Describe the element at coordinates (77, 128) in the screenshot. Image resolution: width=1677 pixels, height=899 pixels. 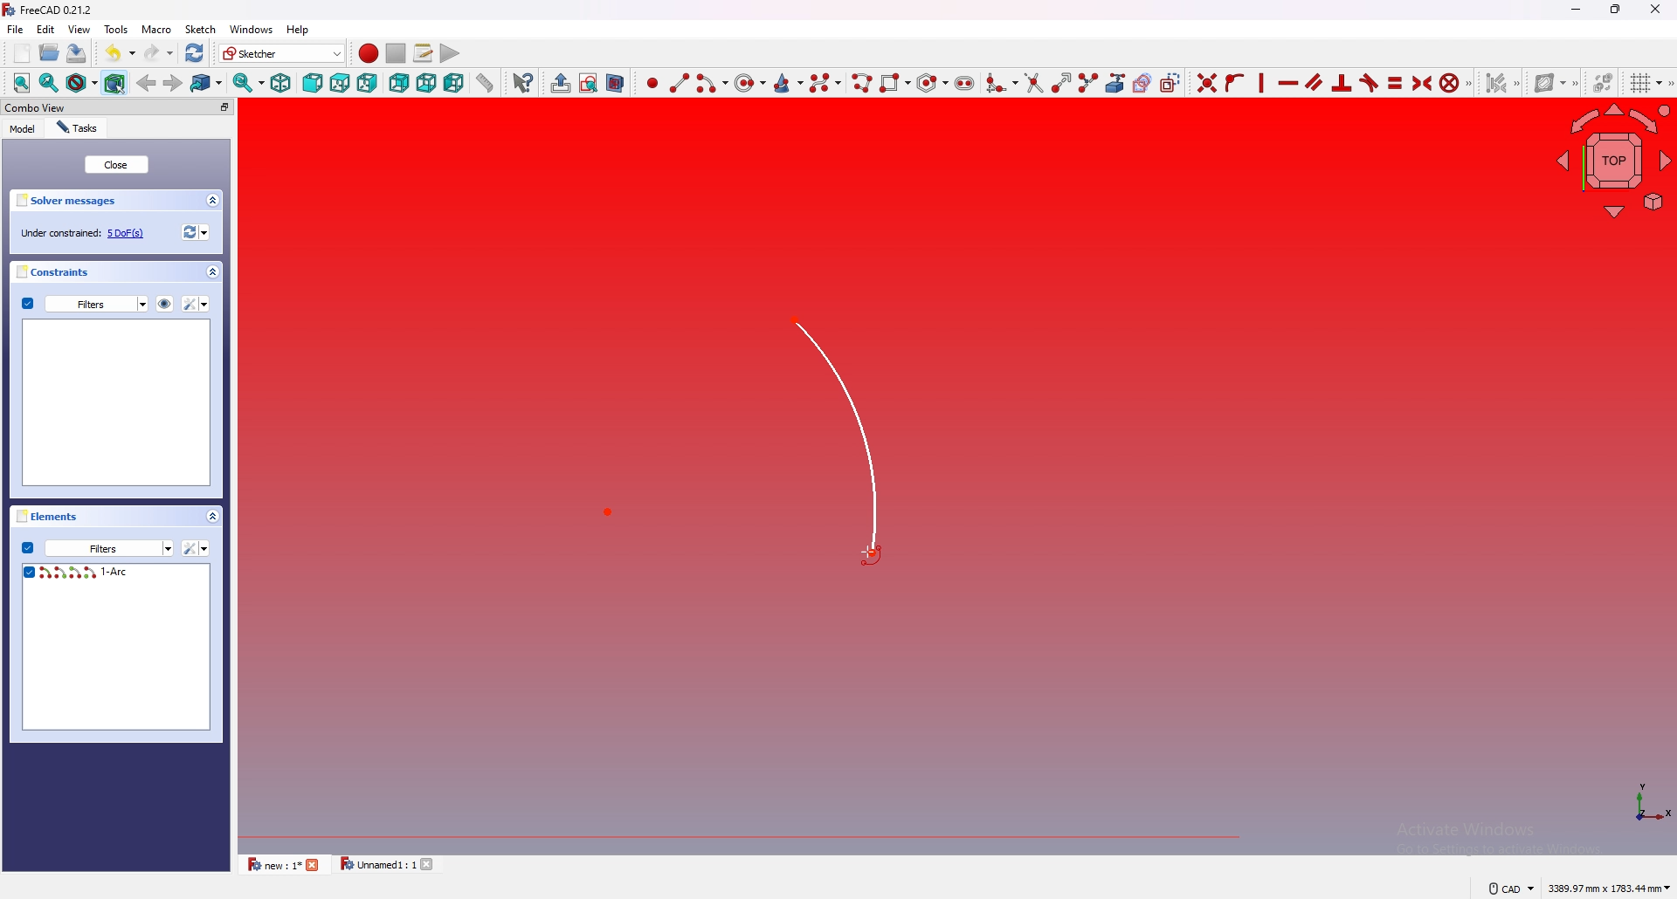
I see `tasks` at that location.